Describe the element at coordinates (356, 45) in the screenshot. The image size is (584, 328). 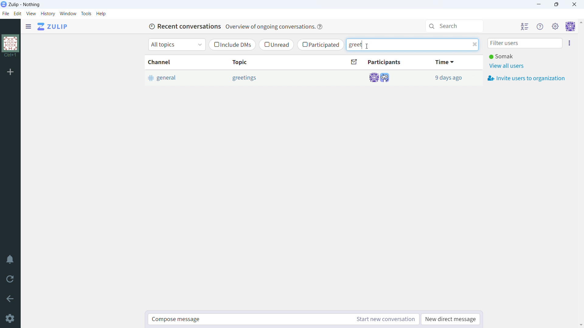
I see `filter text typed` at that location.